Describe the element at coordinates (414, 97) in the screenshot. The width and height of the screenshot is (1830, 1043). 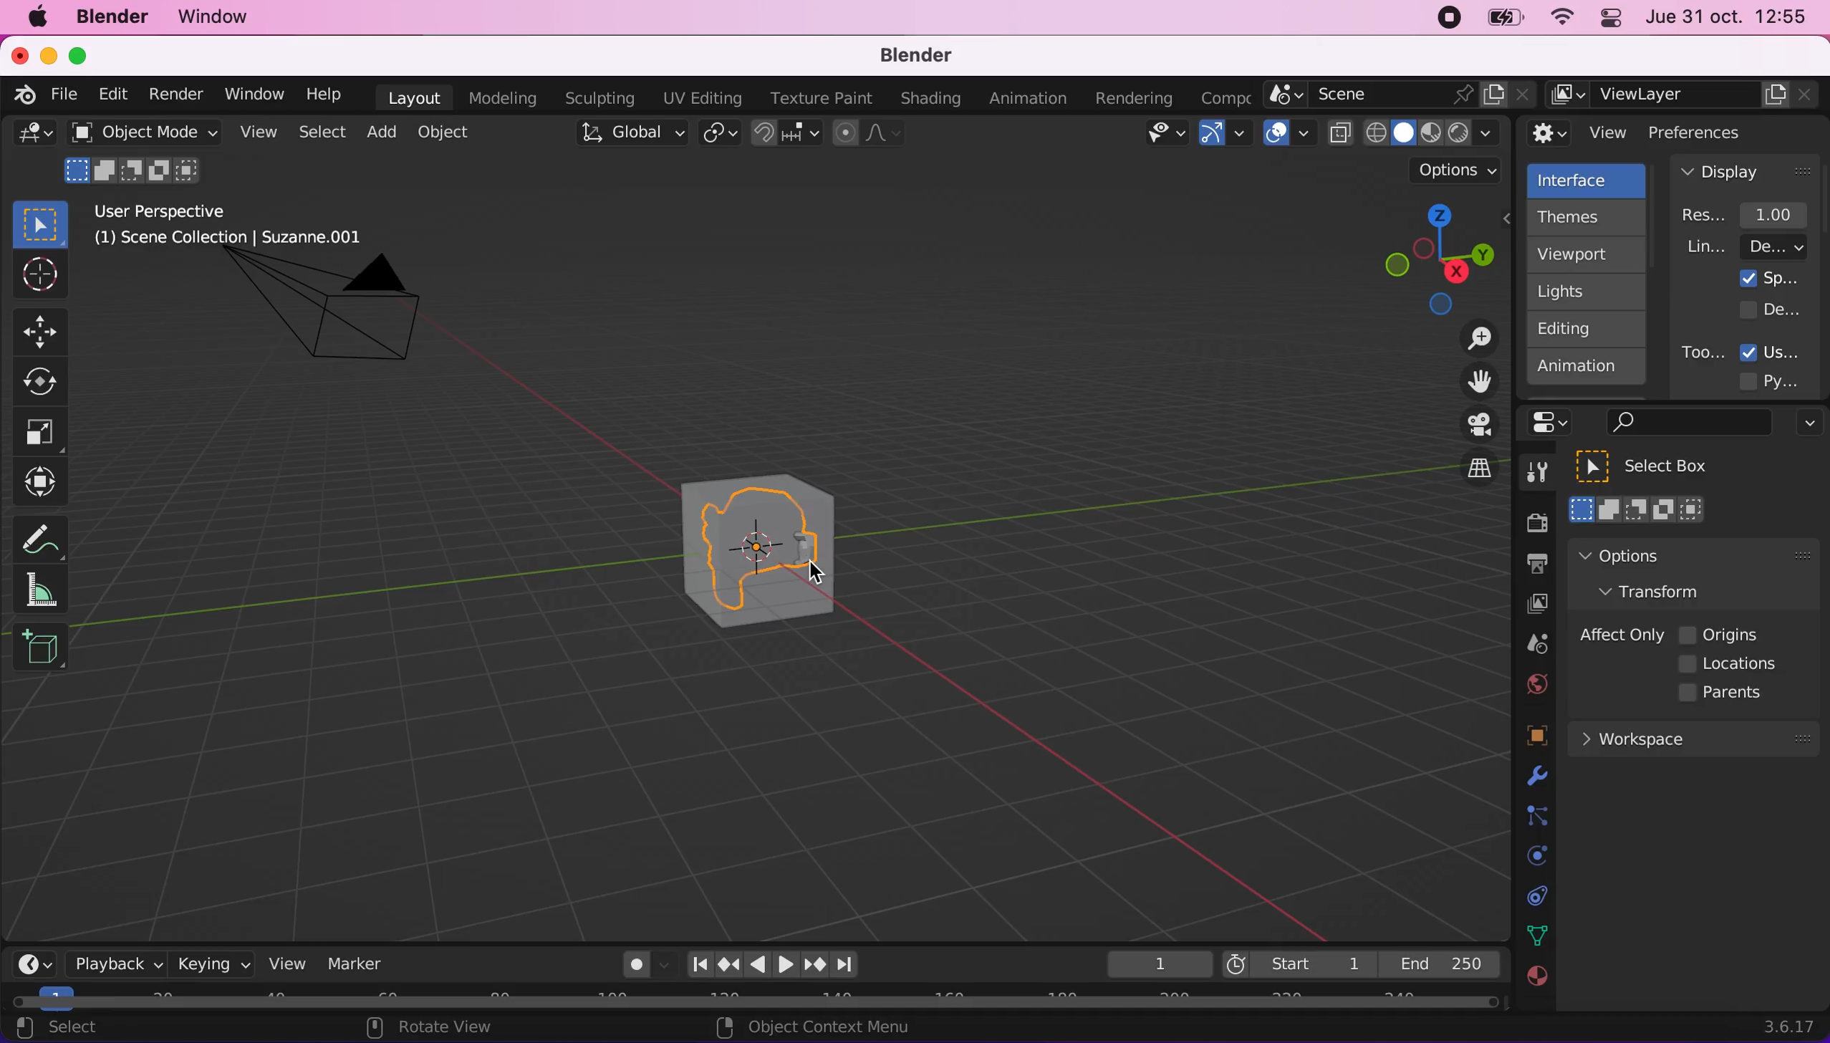
I see `layout` at that location.